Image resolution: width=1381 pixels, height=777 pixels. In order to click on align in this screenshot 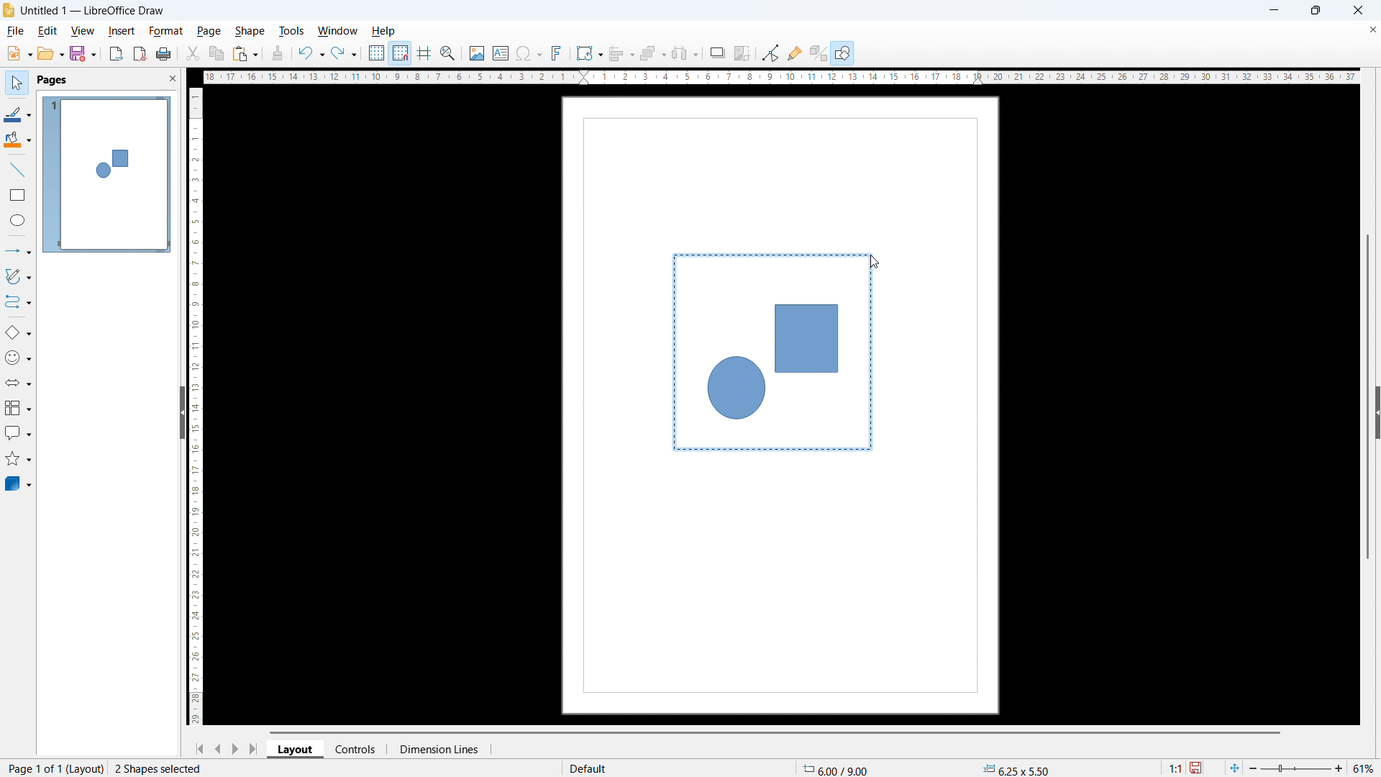, I will do `click(621, 54)`.